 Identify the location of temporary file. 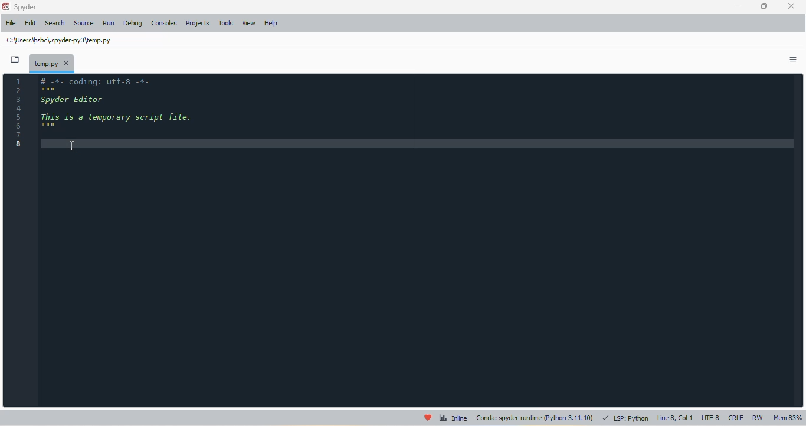
(60, 40).